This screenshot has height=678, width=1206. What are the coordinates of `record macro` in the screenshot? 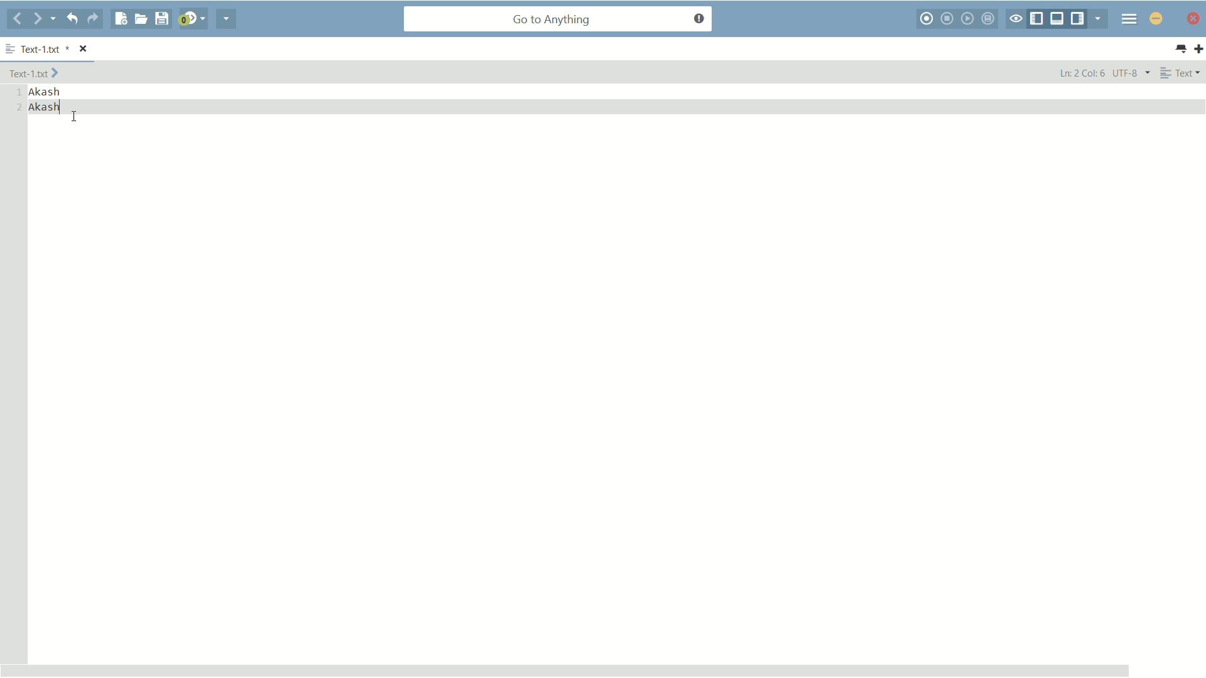 It's located at (926, 19).